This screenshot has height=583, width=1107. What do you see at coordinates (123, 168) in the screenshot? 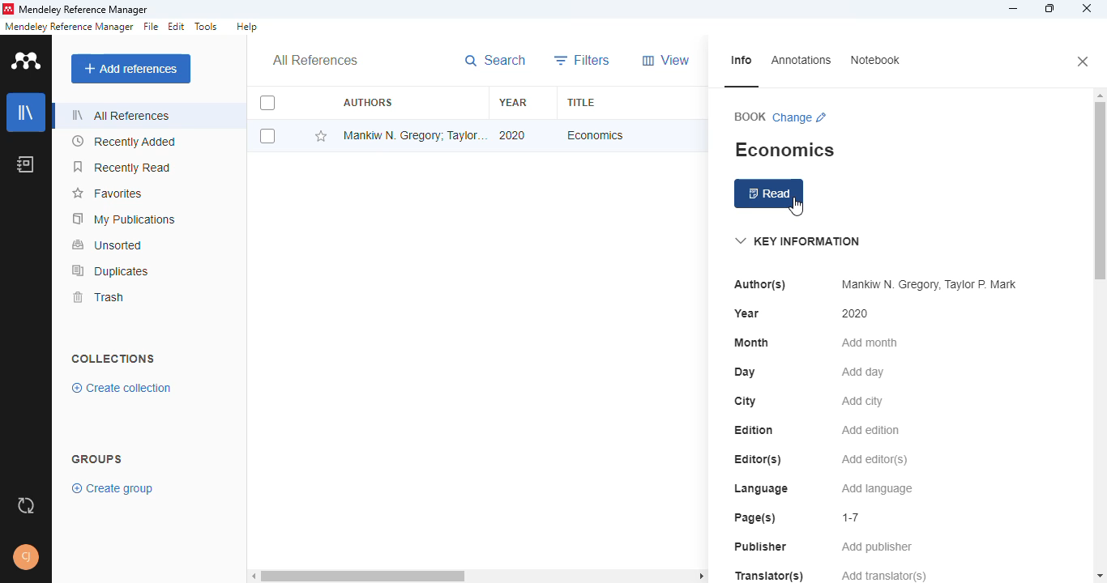
I see `recently read` at bounding box center [123, 168].